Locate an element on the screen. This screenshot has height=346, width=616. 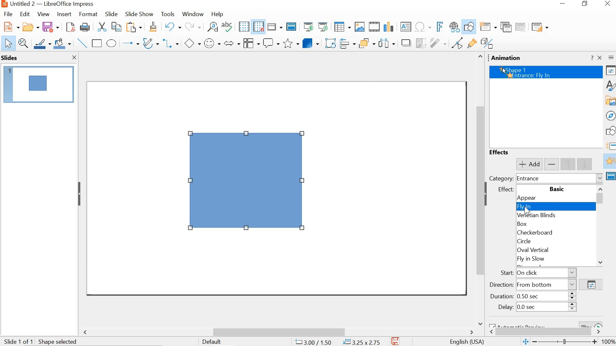
new slide is located at coordinates (486, 27).